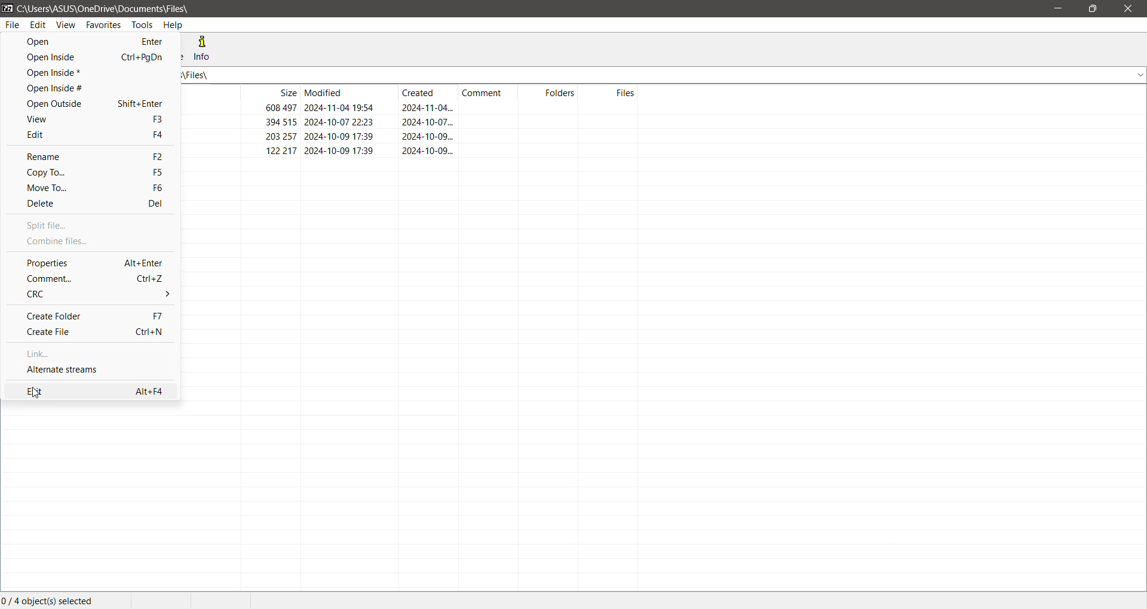 This screenshot has width=1147, height=609. I want to click on Create Folder, so click(97, 315).